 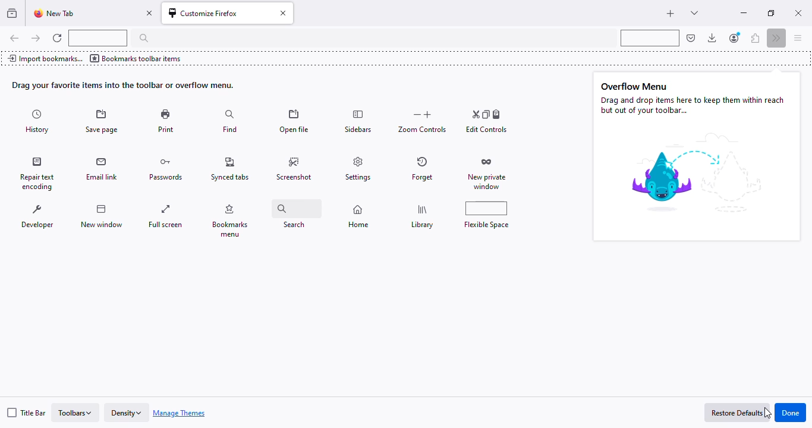 I want to click on flexible space, so click(x=97, y=38).